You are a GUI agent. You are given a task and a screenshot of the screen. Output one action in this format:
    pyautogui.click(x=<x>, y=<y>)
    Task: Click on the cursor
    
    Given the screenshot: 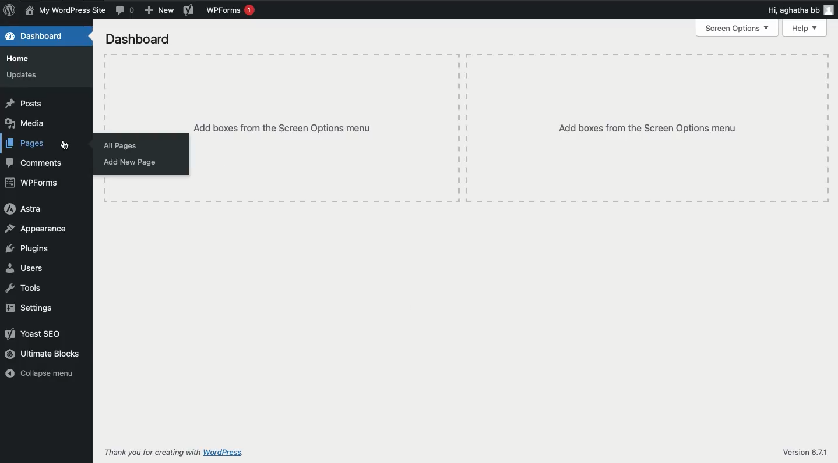 What is the action you would take?
    pyautogui.click(x=66, y=144)
    